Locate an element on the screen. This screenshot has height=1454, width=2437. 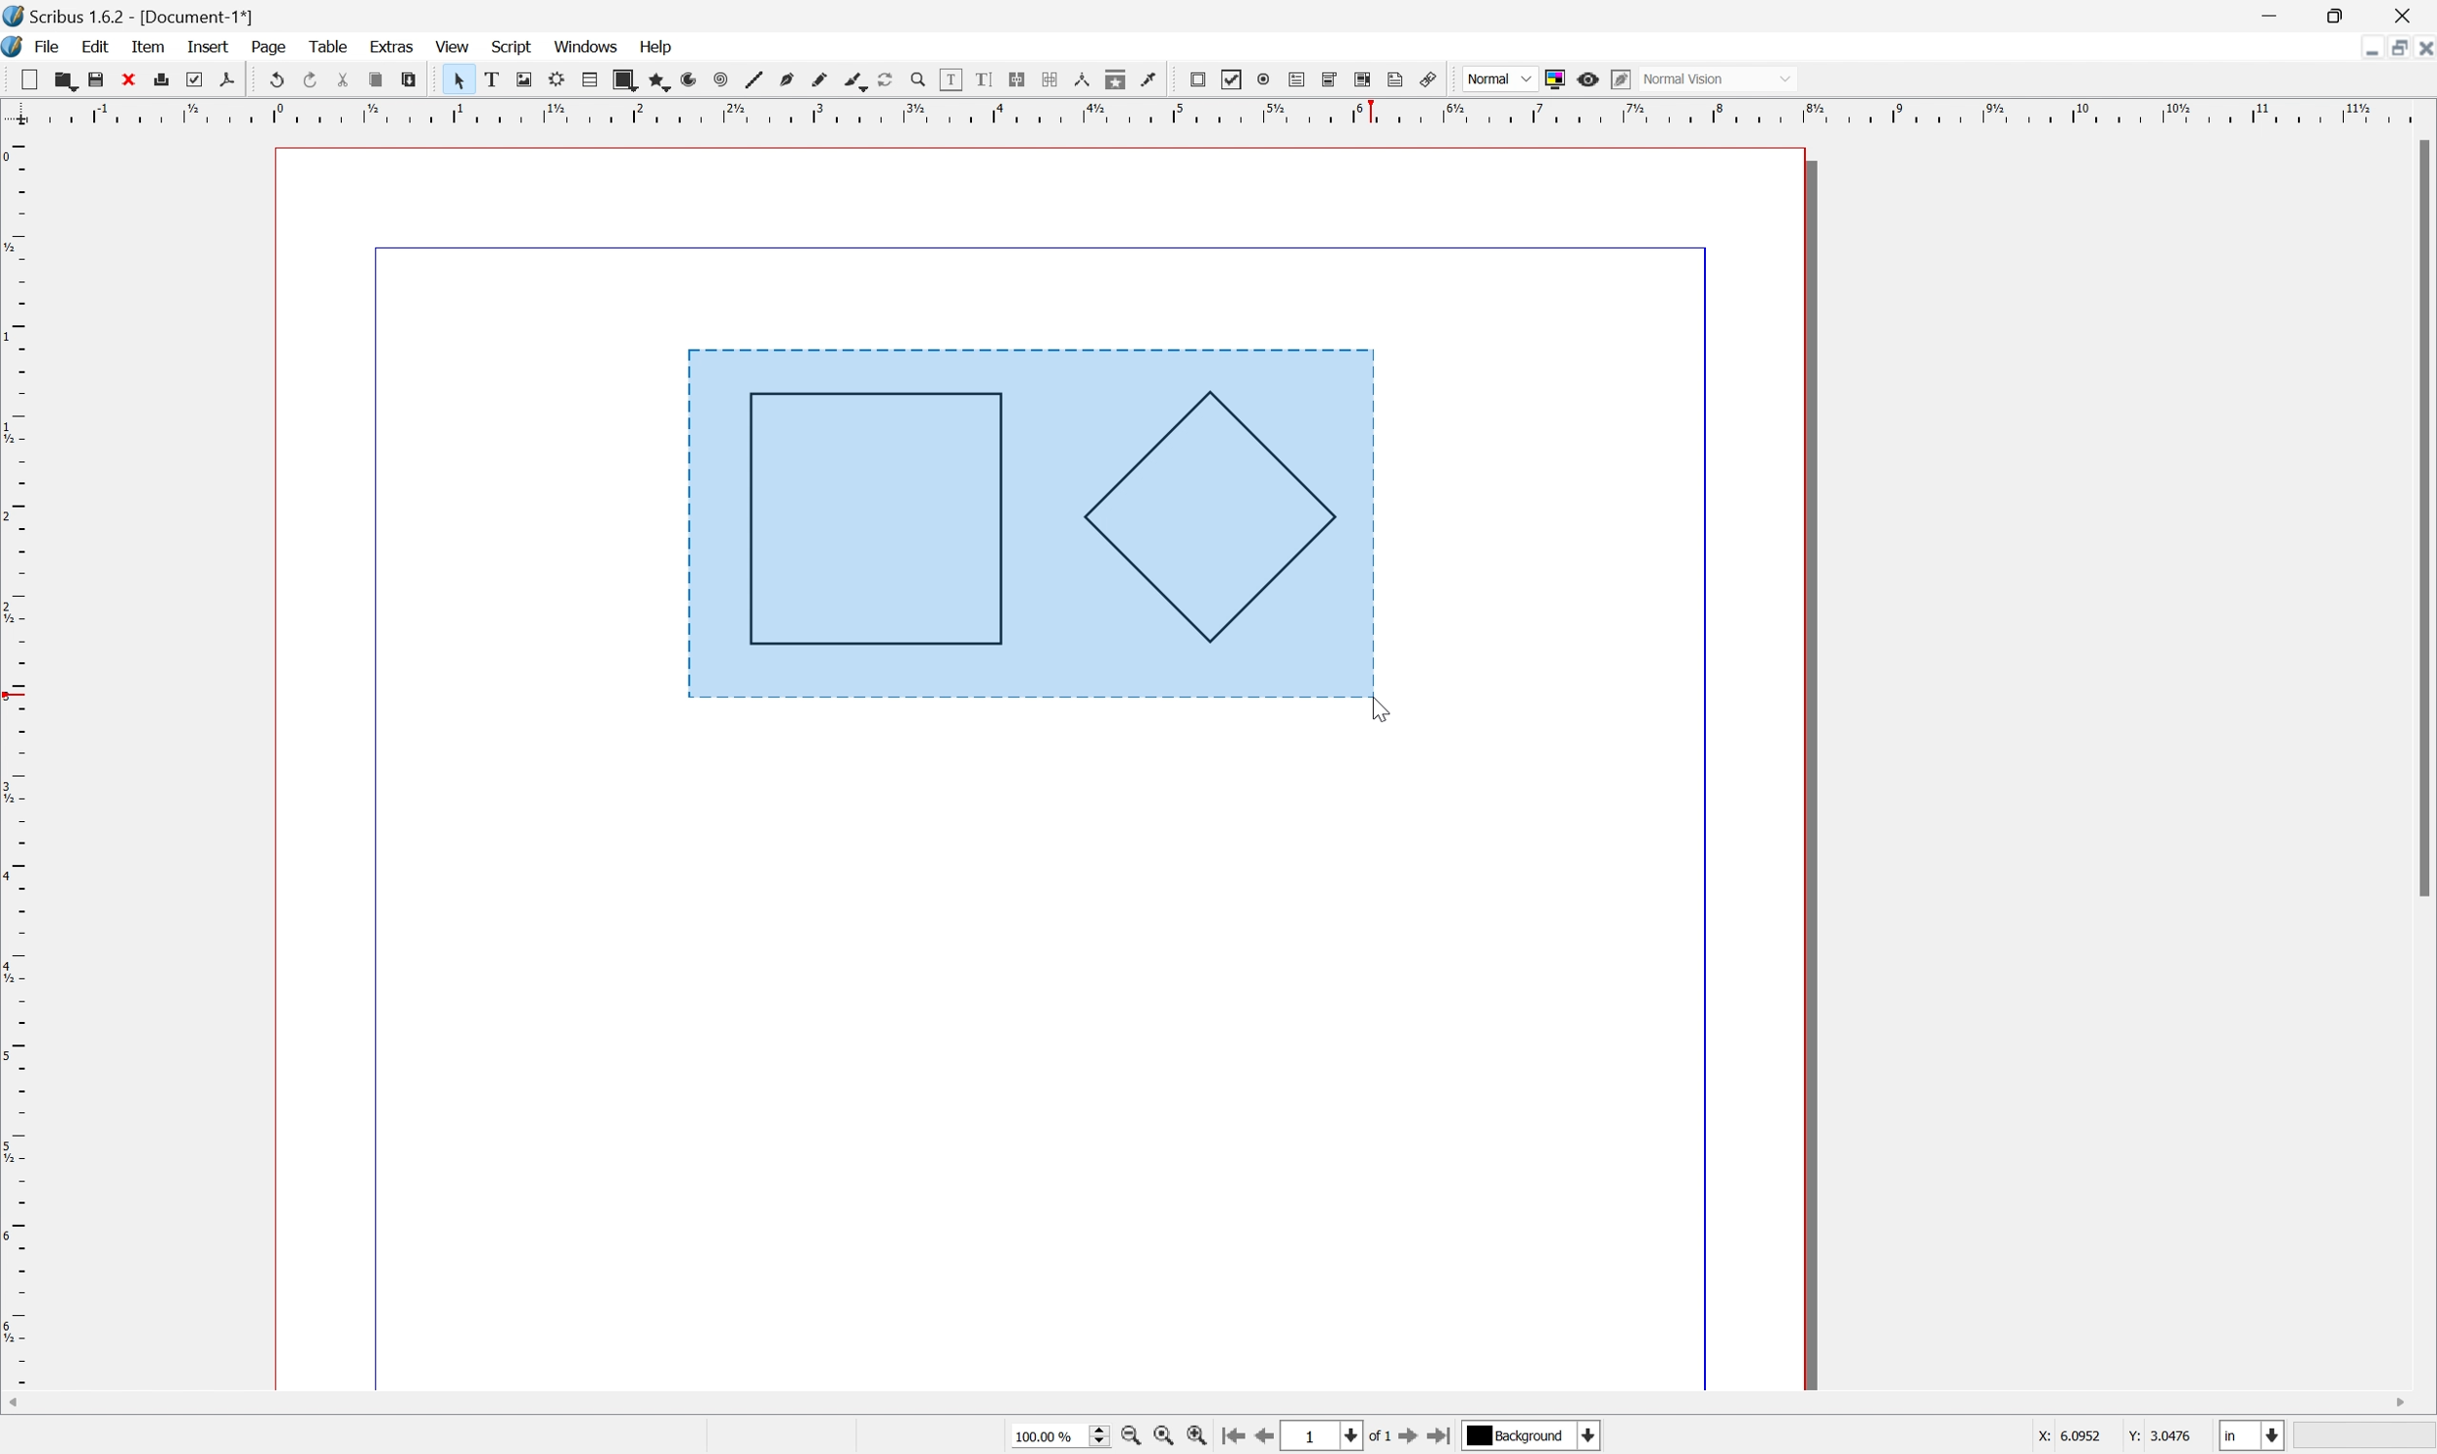
edit text with story editor is located at coordinates (983, 81).